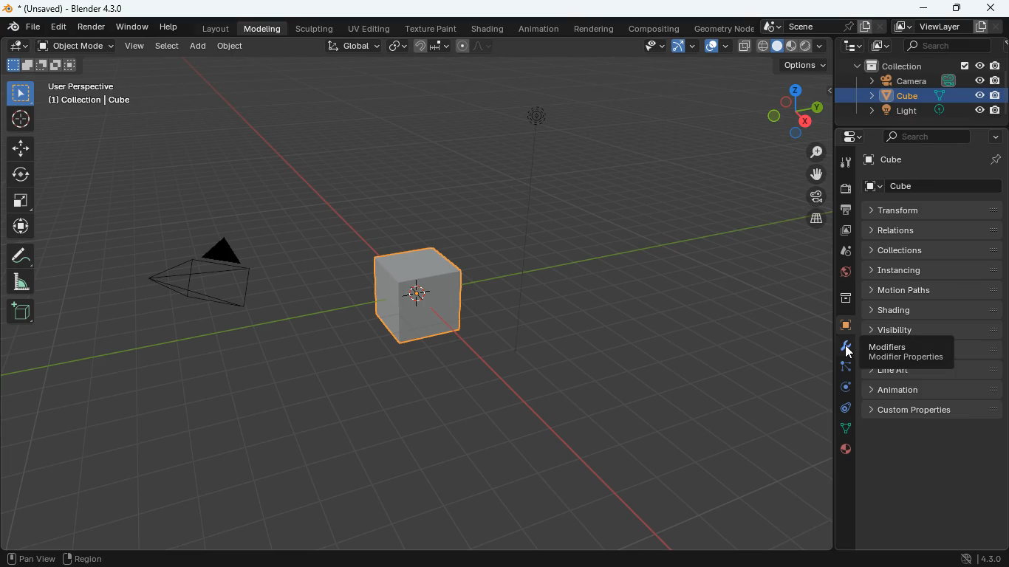  Describe the element at coordinates (92, 94) in the screenshot. I see `user perspective` at that location.